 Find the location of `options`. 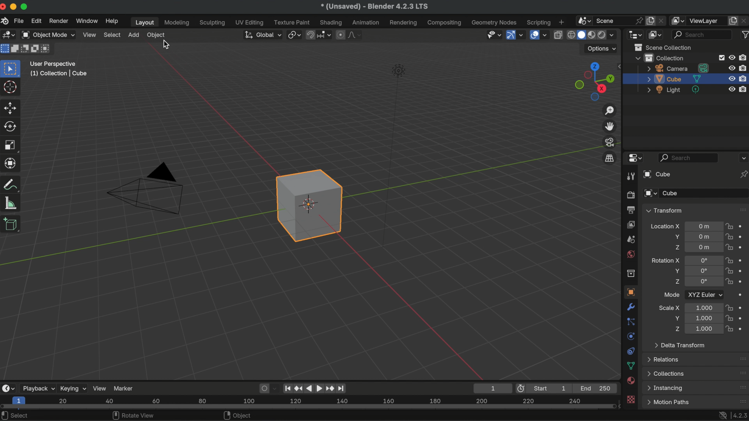

options is located at coordinates (602, 49).